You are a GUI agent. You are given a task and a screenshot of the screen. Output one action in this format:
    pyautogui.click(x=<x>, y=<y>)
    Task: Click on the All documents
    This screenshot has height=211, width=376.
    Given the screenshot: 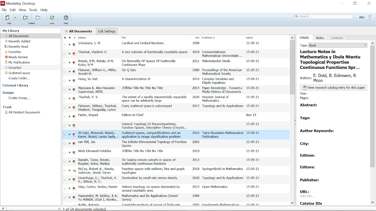 What is the action you would take?
    pyautogui.click(x=18, y=36)
    